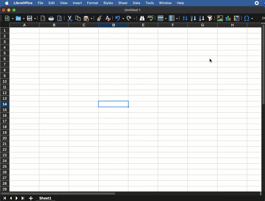 This screenshot has width=265, height=201. I want to click on print preview, so click(59, 18).